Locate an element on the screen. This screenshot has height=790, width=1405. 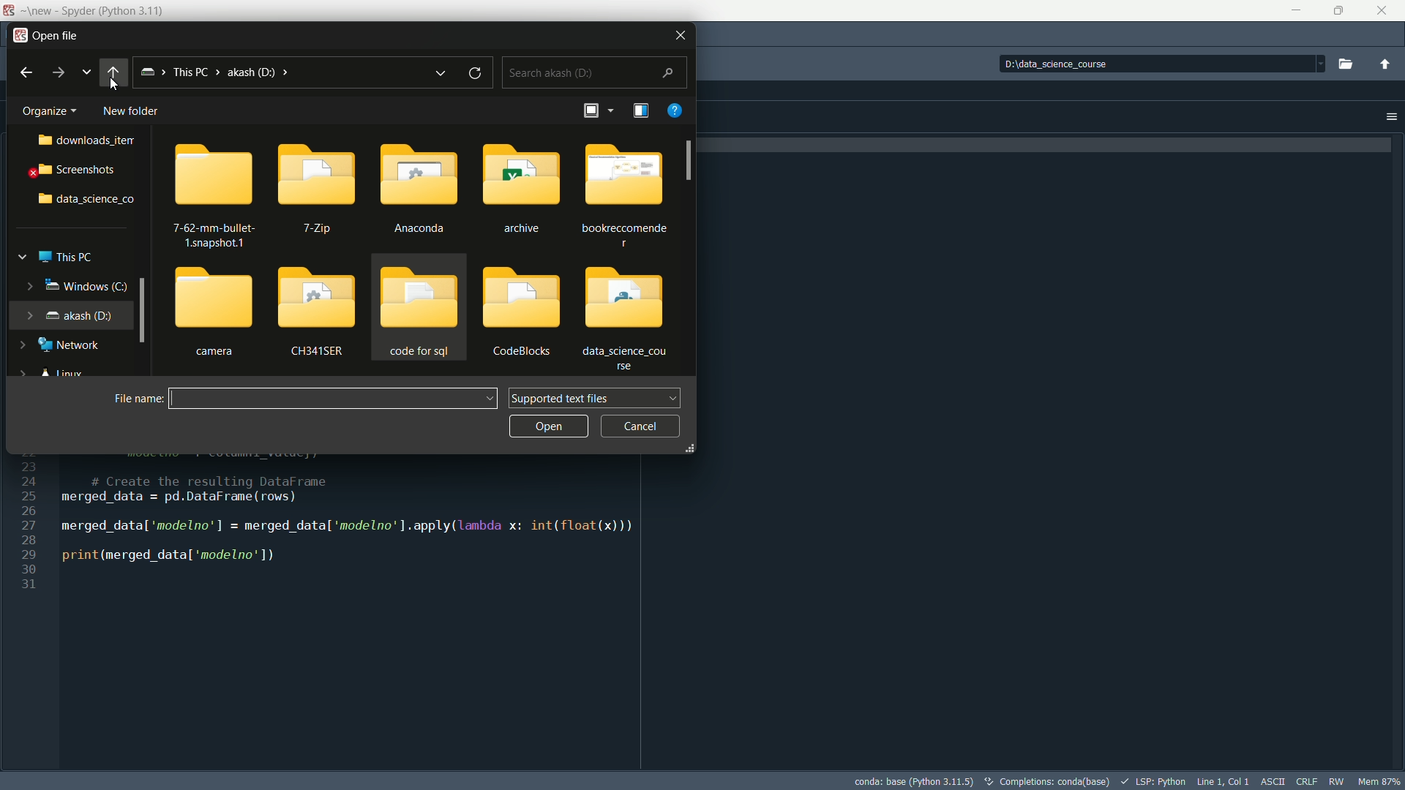
expand is located at coordinates (28, 285).